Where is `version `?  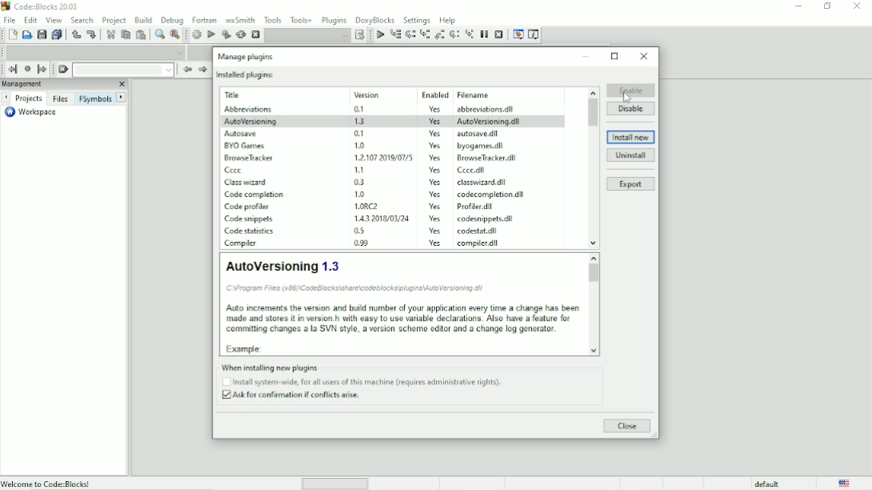 version  is located at coordinates (358, 193).